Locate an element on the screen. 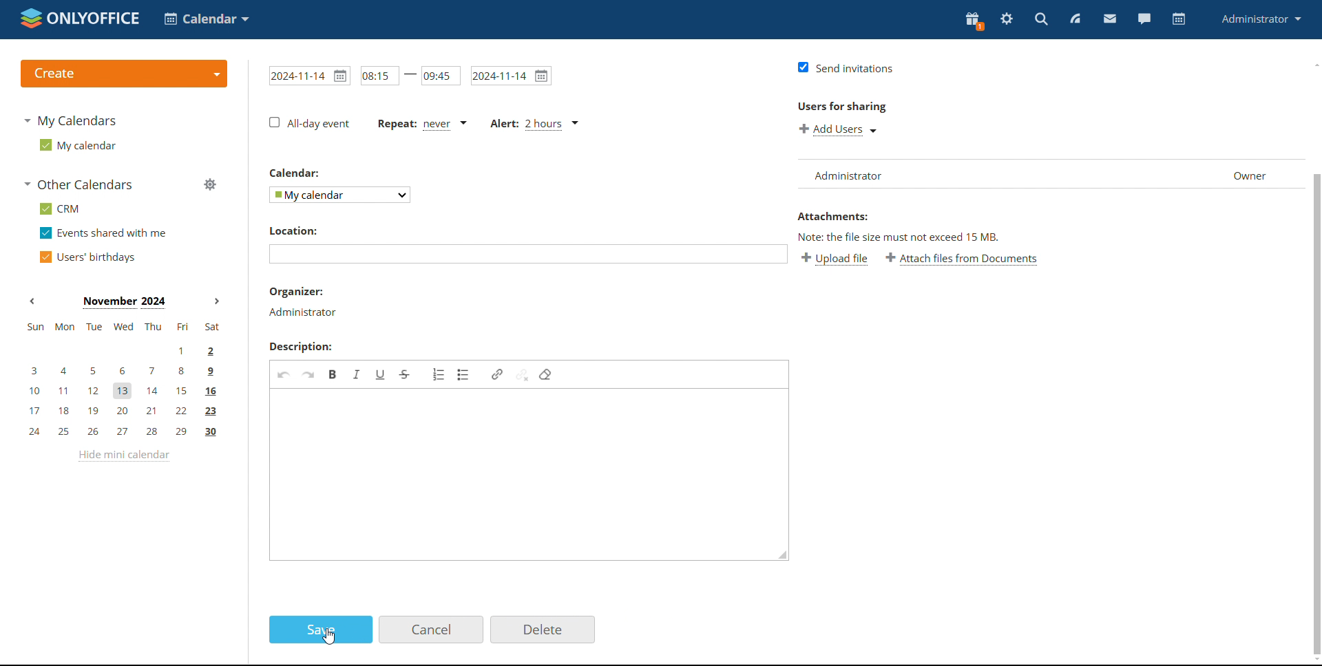 The height and width of the screenshot is (666, 1322). logo is located at coordinates (80, 19).